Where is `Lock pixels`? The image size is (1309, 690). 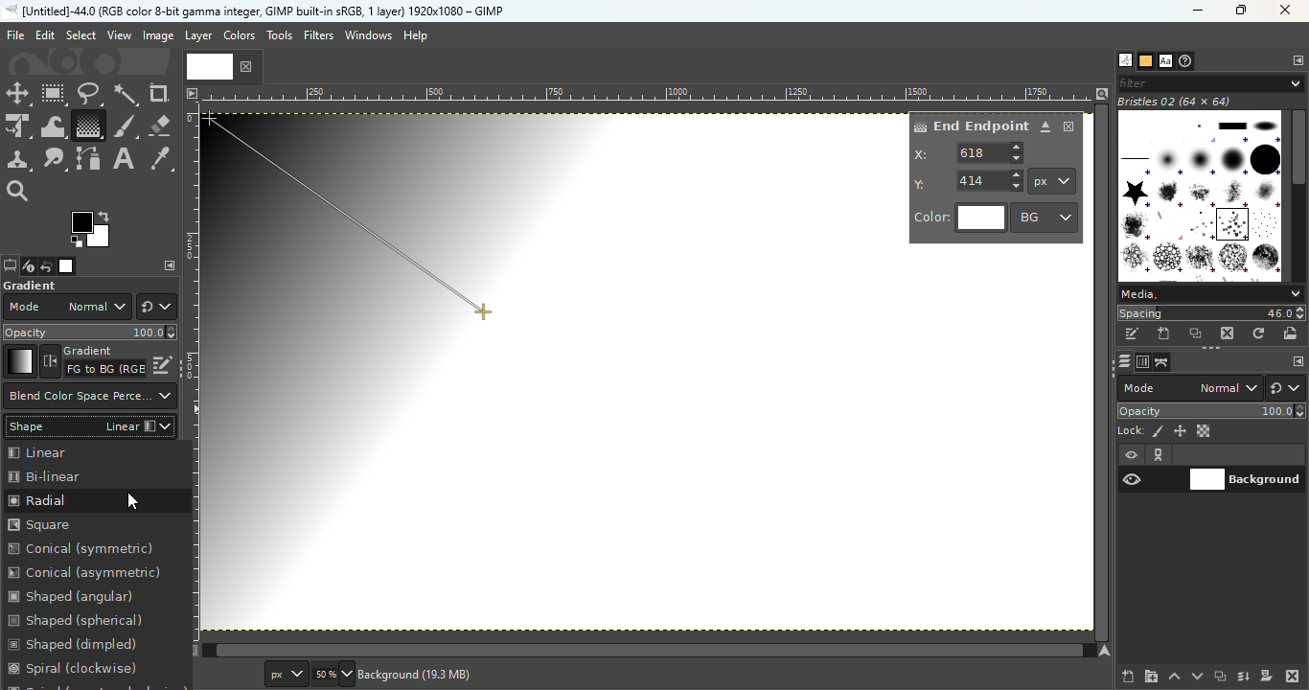 Lock pixels is located at coordinates (1140, 429).